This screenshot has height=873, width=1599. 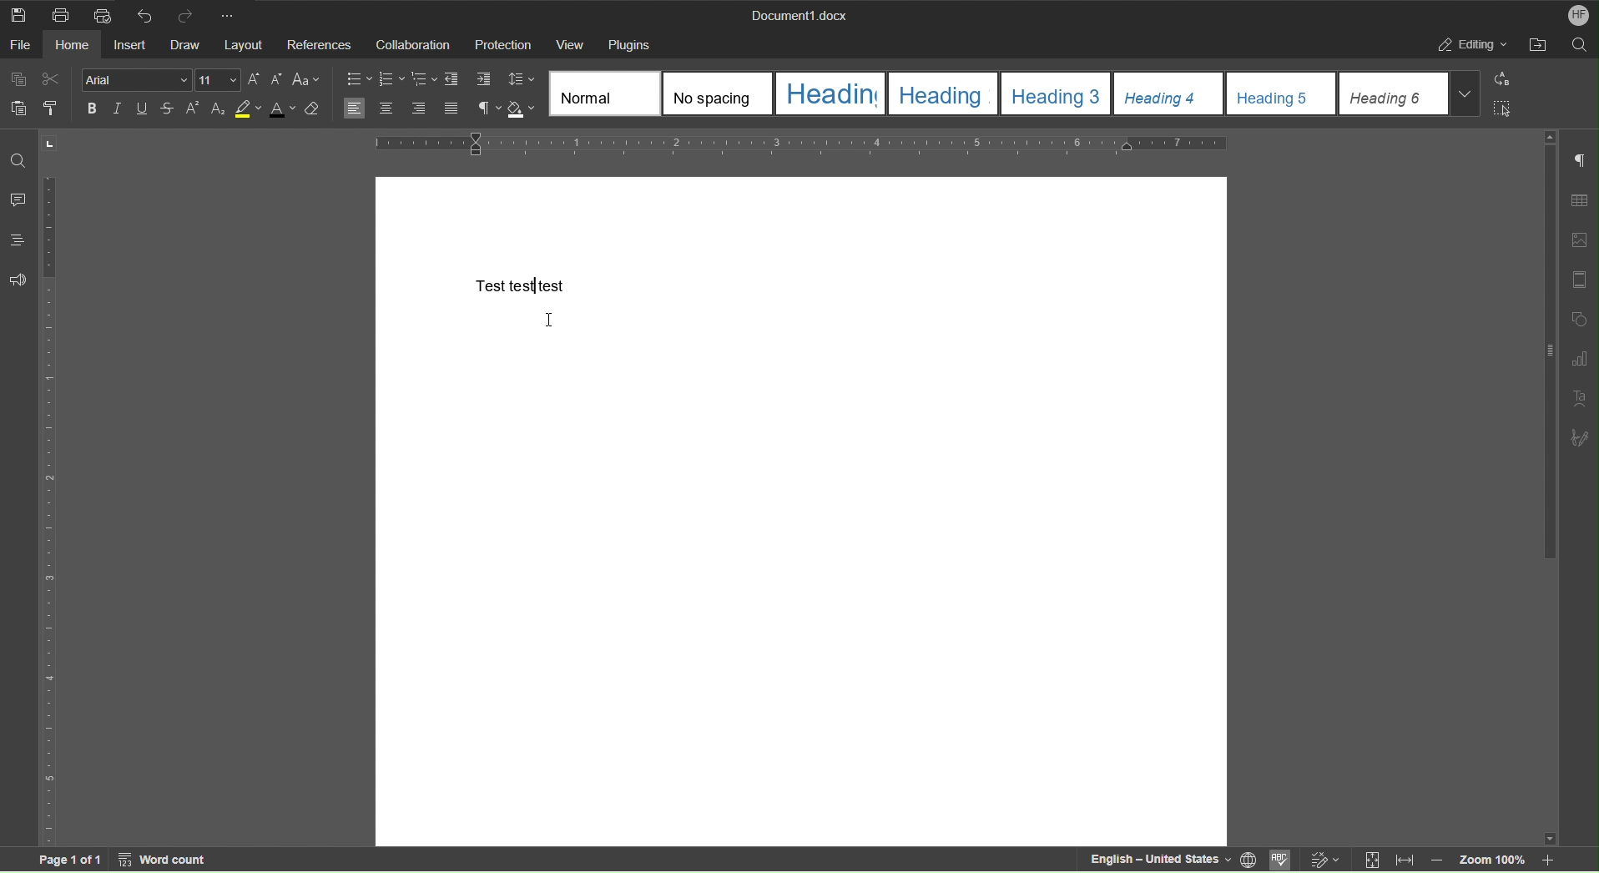 I want to click on Erase Style, so click(x=313, y=111).